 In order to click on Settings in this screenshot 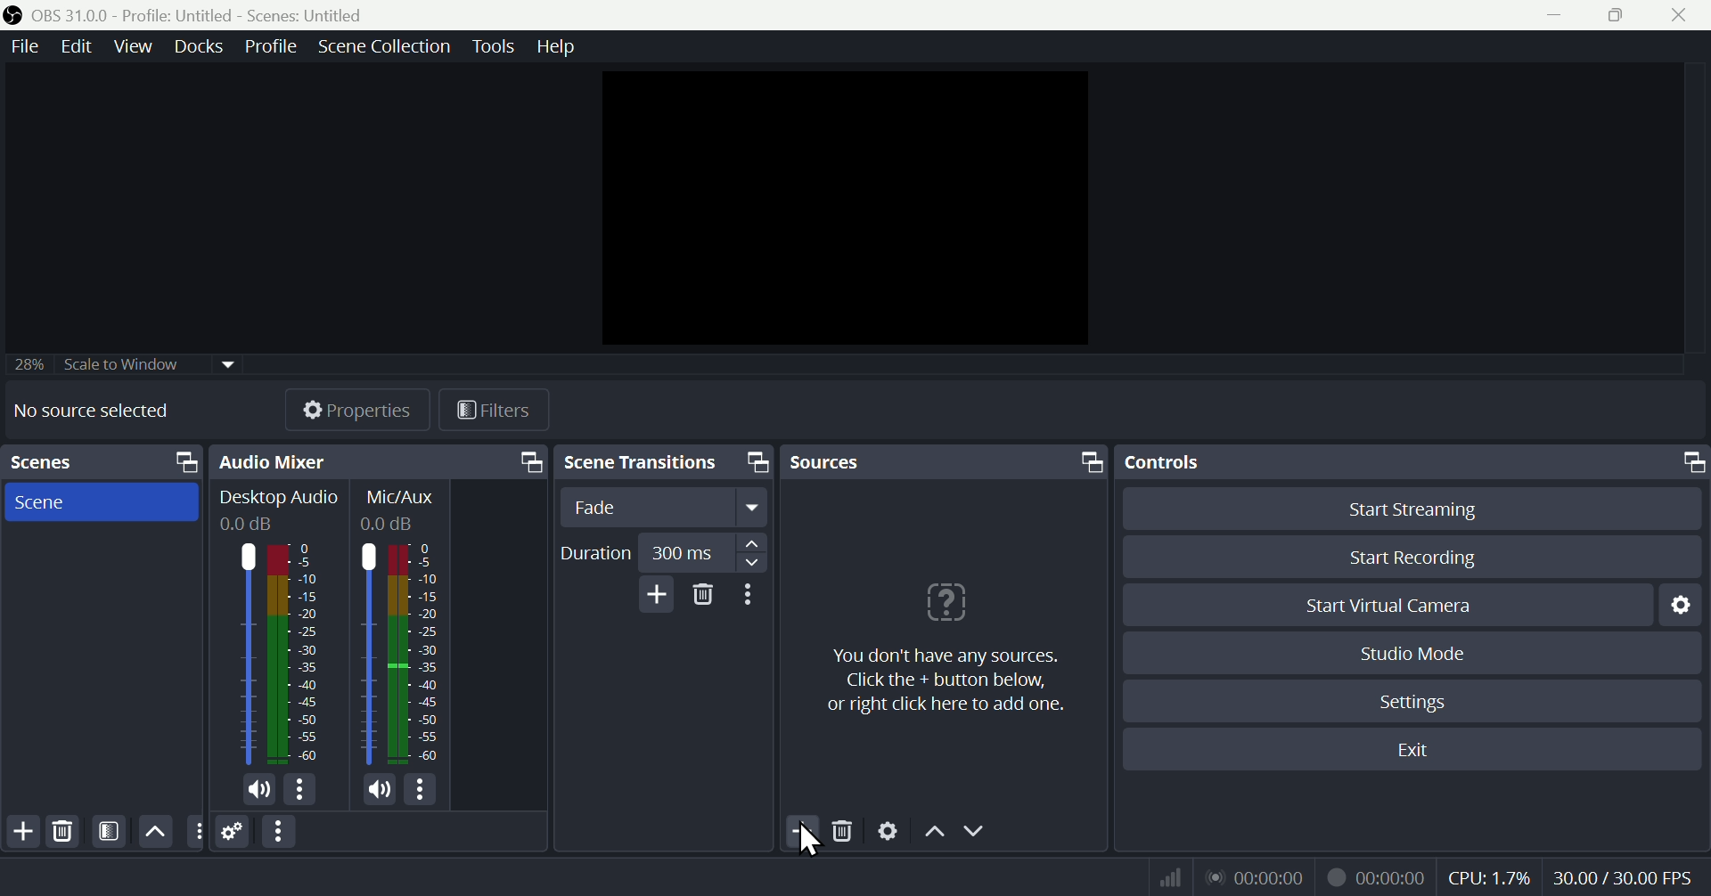, I will do `click(888, 834)`.